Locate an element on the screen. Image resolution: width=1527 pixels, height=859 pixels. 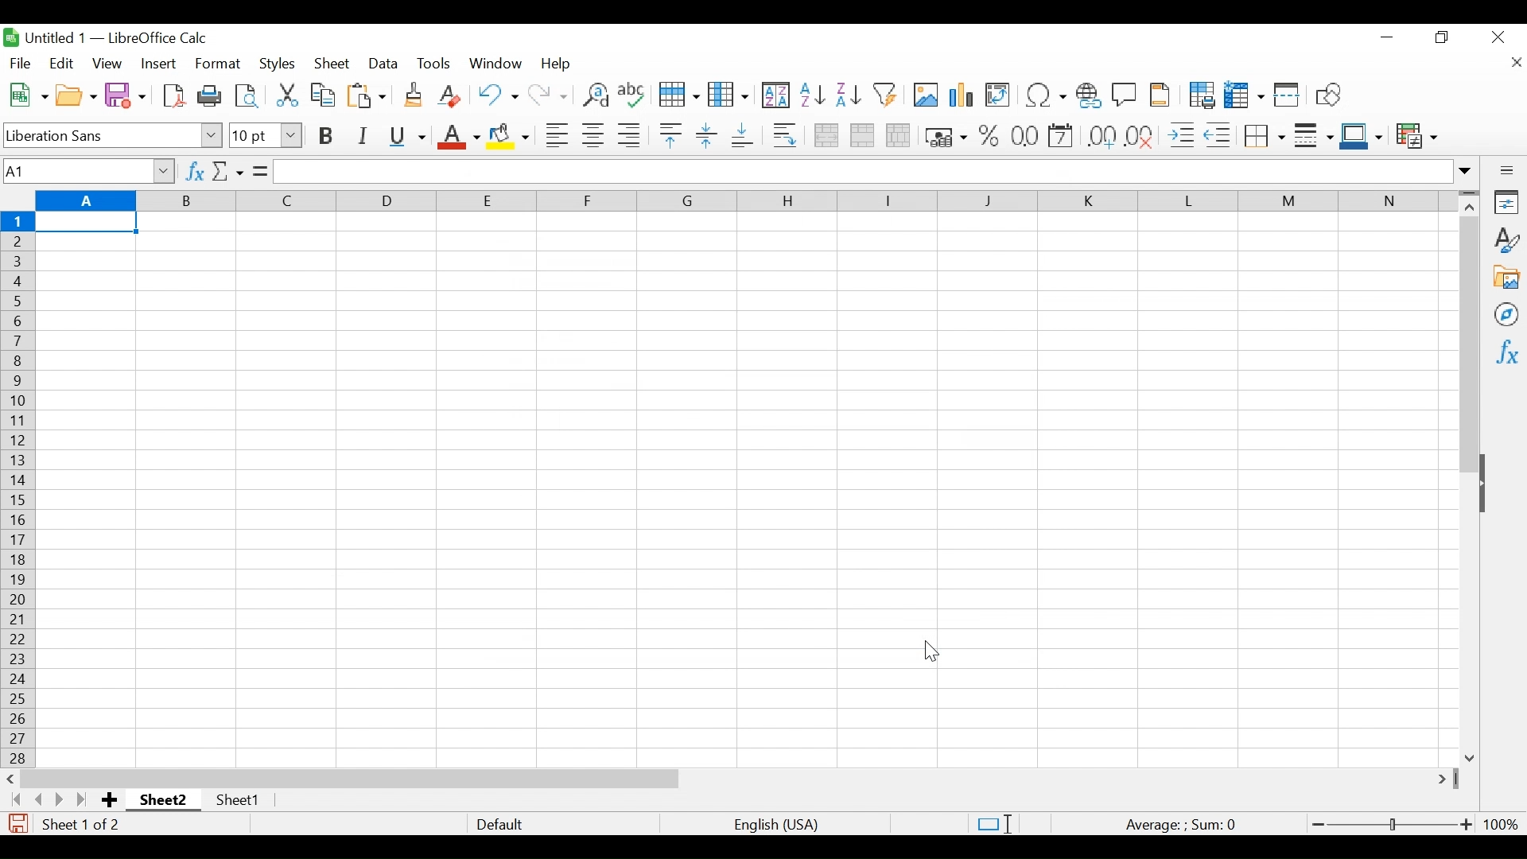
Close document is located at coordinates (1517, 63).